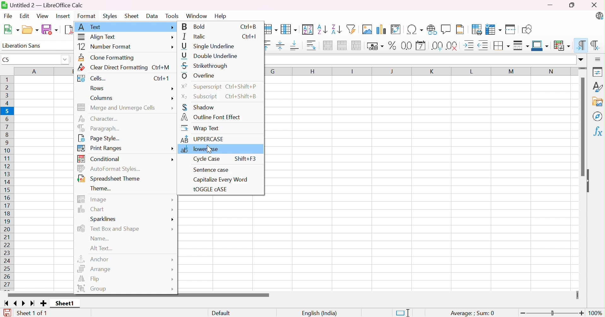  Describe the element at coordinates (599, 58) in the screenshot. I see `Sidebar Settings` at that location.